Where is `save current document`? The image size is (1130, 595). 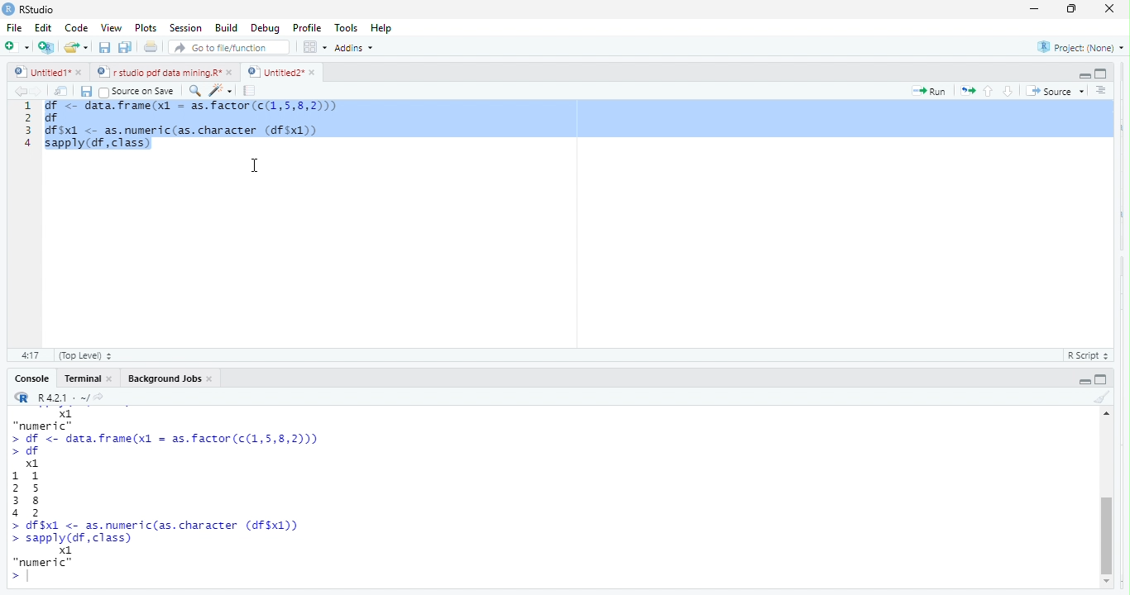 save current document is located at coordinates (87, 92).